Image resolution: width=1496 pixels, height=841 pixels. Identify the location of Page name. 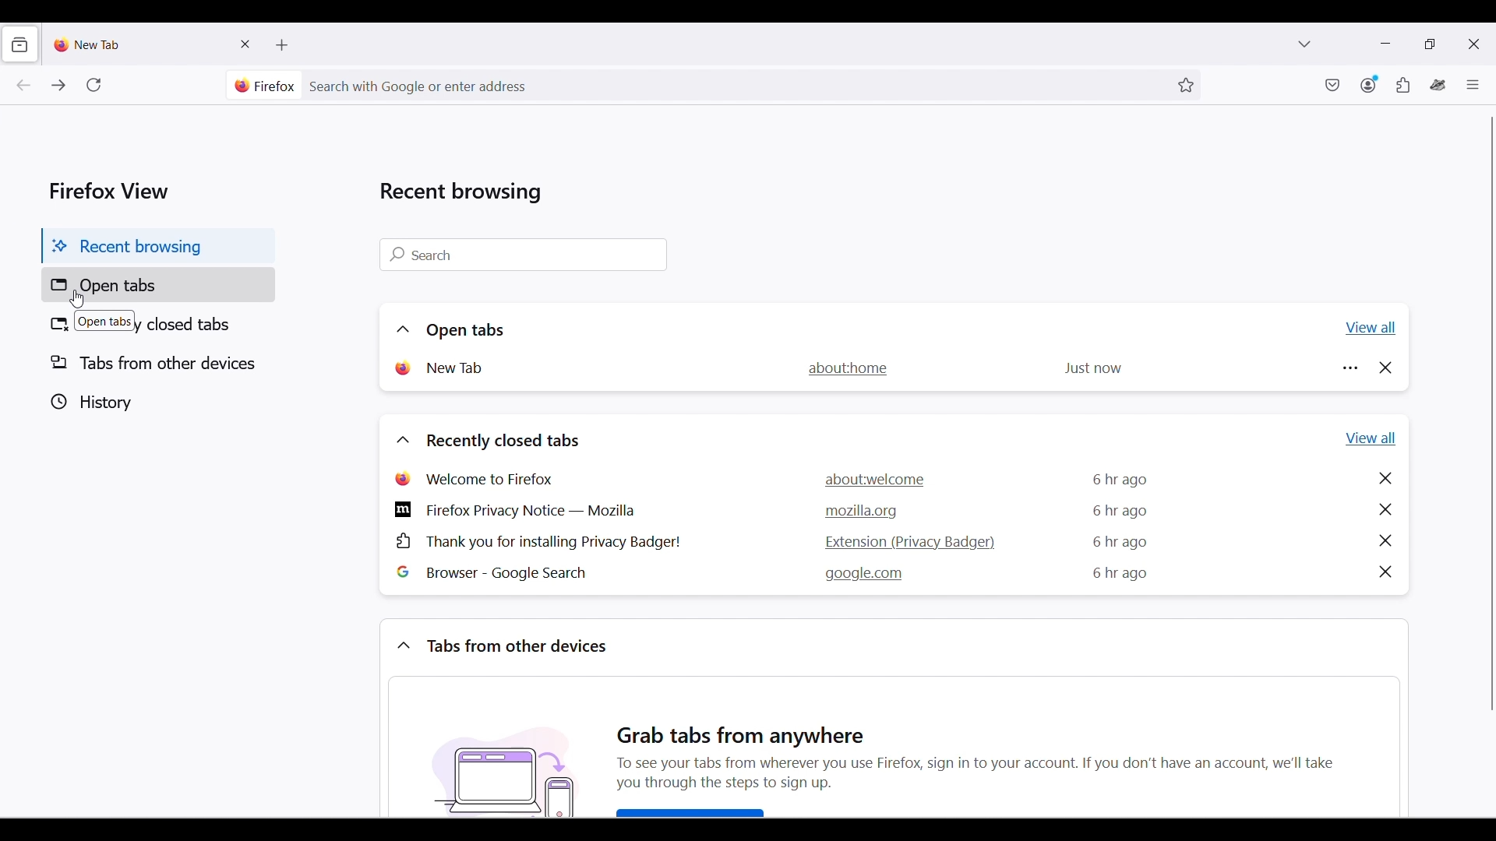
(848, 368).